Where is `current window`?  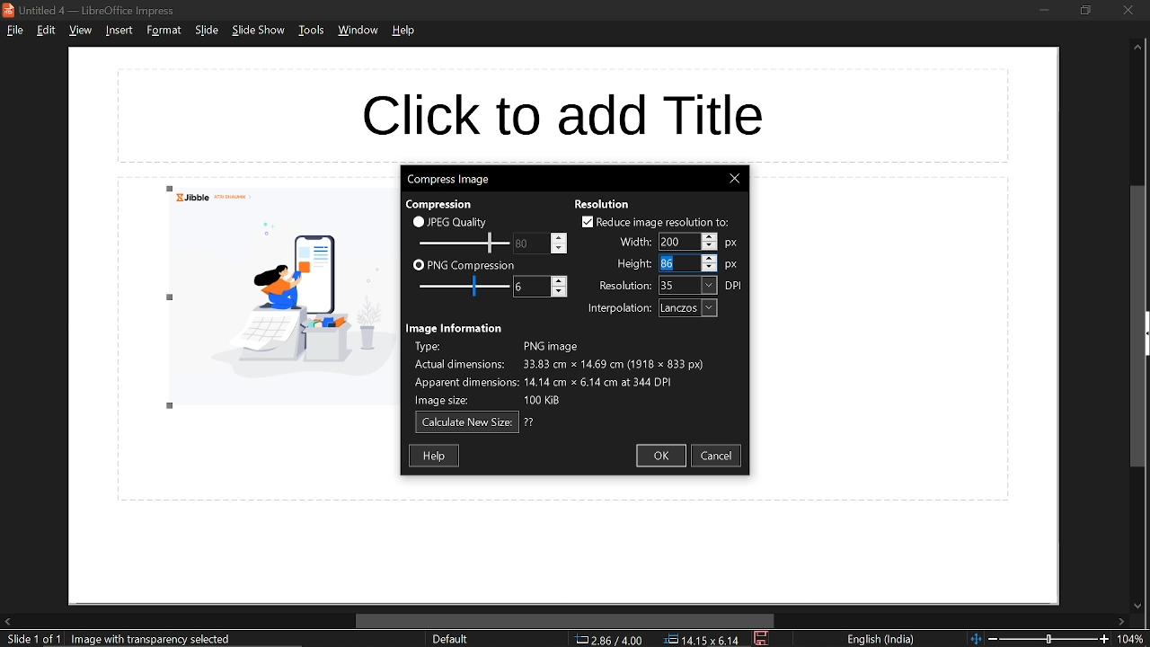
current window is located at coordinates (447, 178).